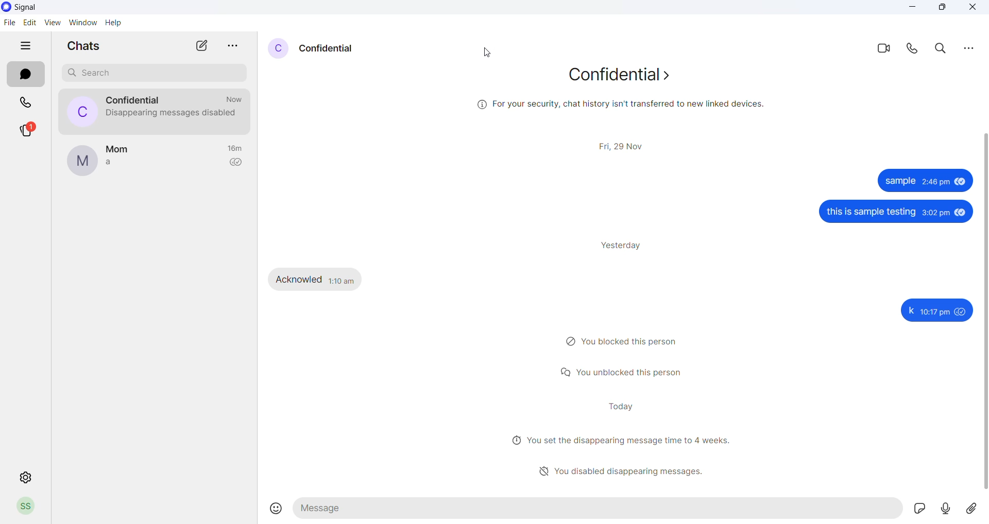 The image size is (989, 524). I want to click on , so click(326, 48).